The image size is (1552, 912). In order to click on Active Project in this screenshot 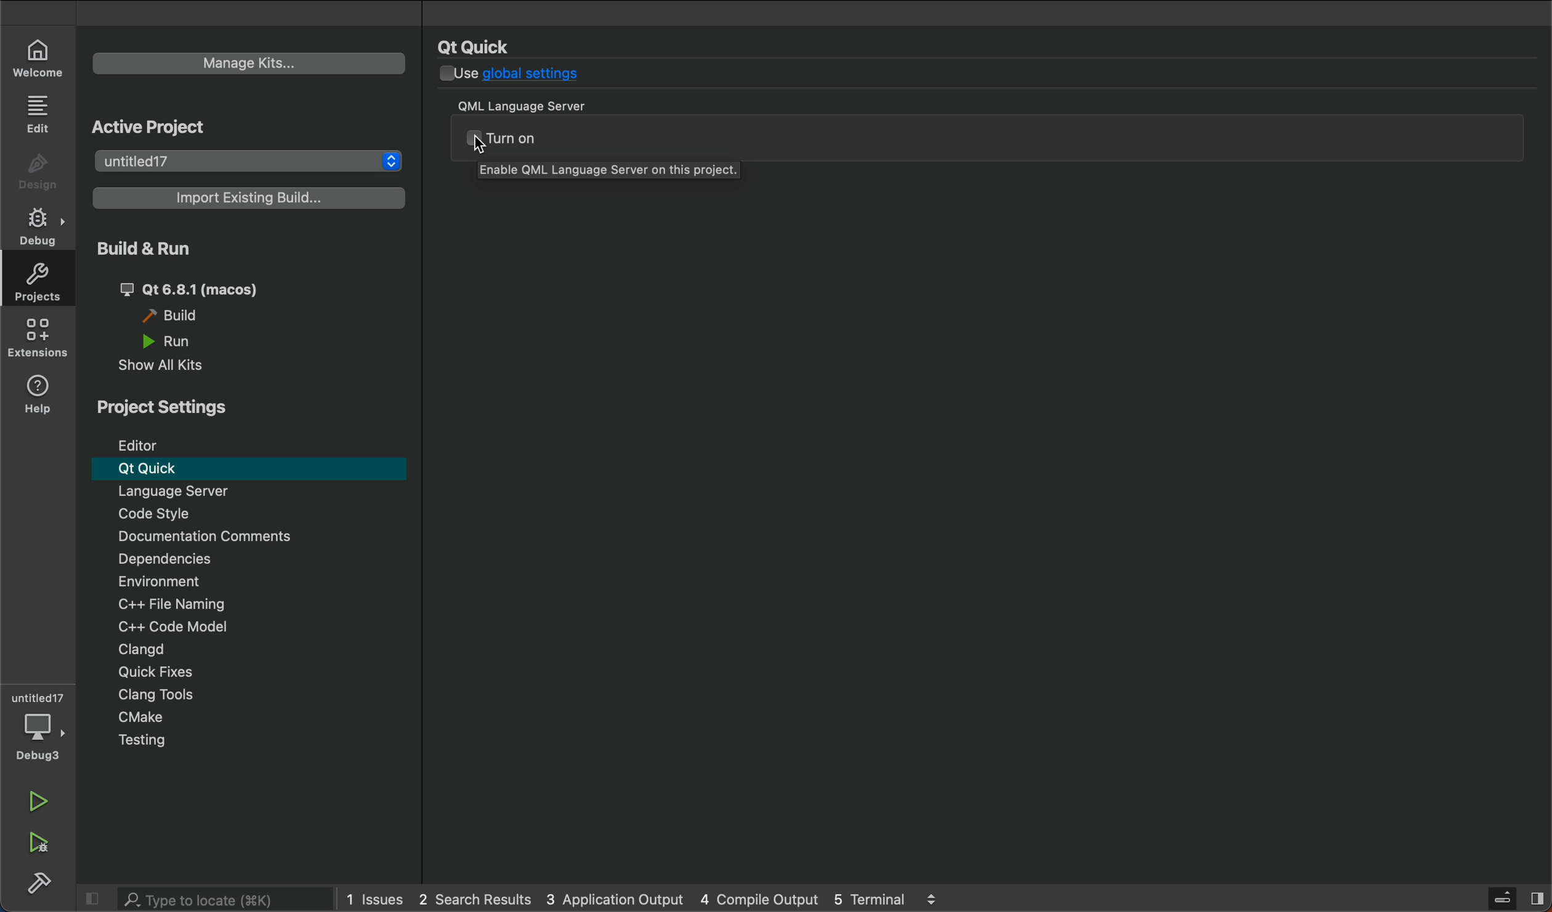, I will do `click(231, 122)`.